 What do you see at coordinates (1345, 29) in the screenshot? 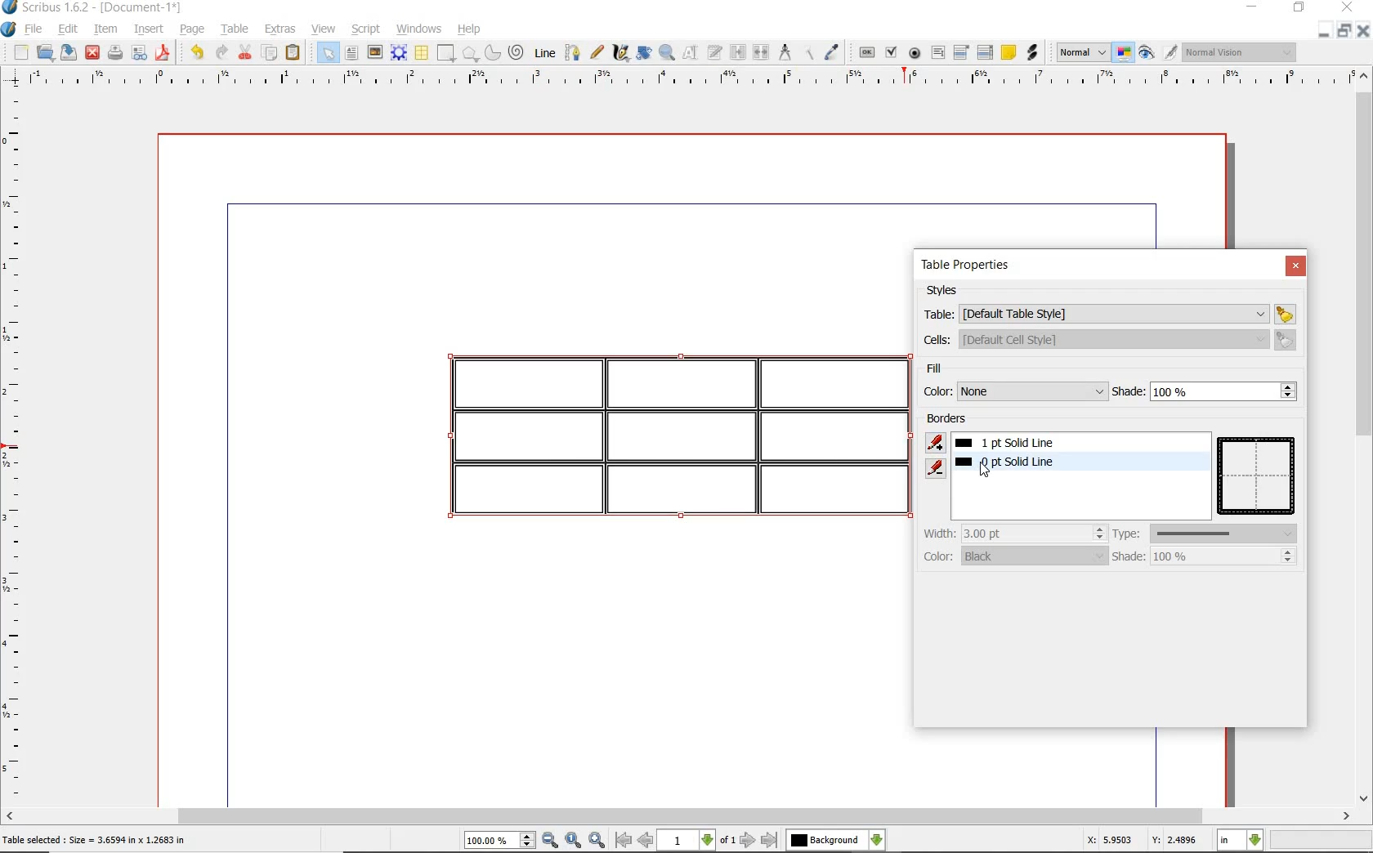
I see `RESTORE` at bounding box center [1345, 29].